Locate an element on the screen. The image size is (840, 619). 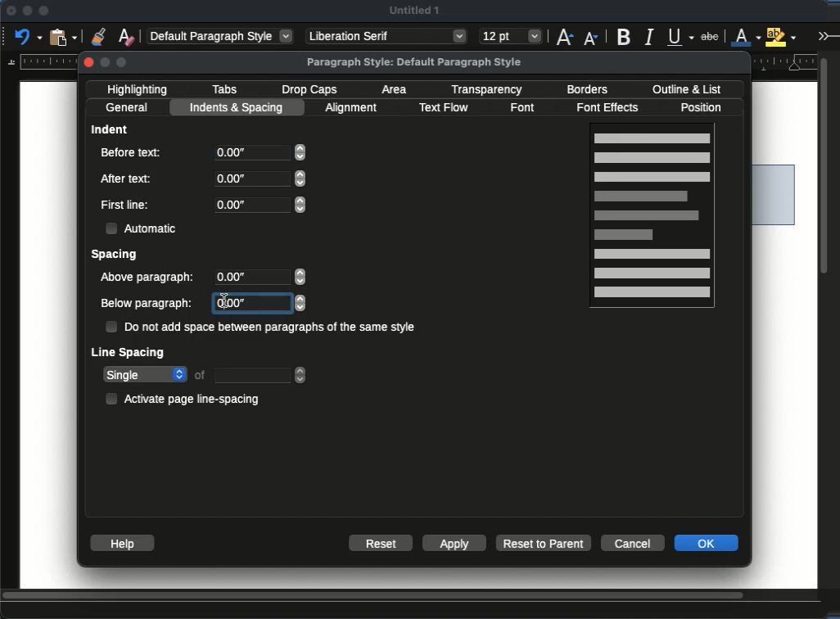
highlight color is located at coordinates (781, 35).